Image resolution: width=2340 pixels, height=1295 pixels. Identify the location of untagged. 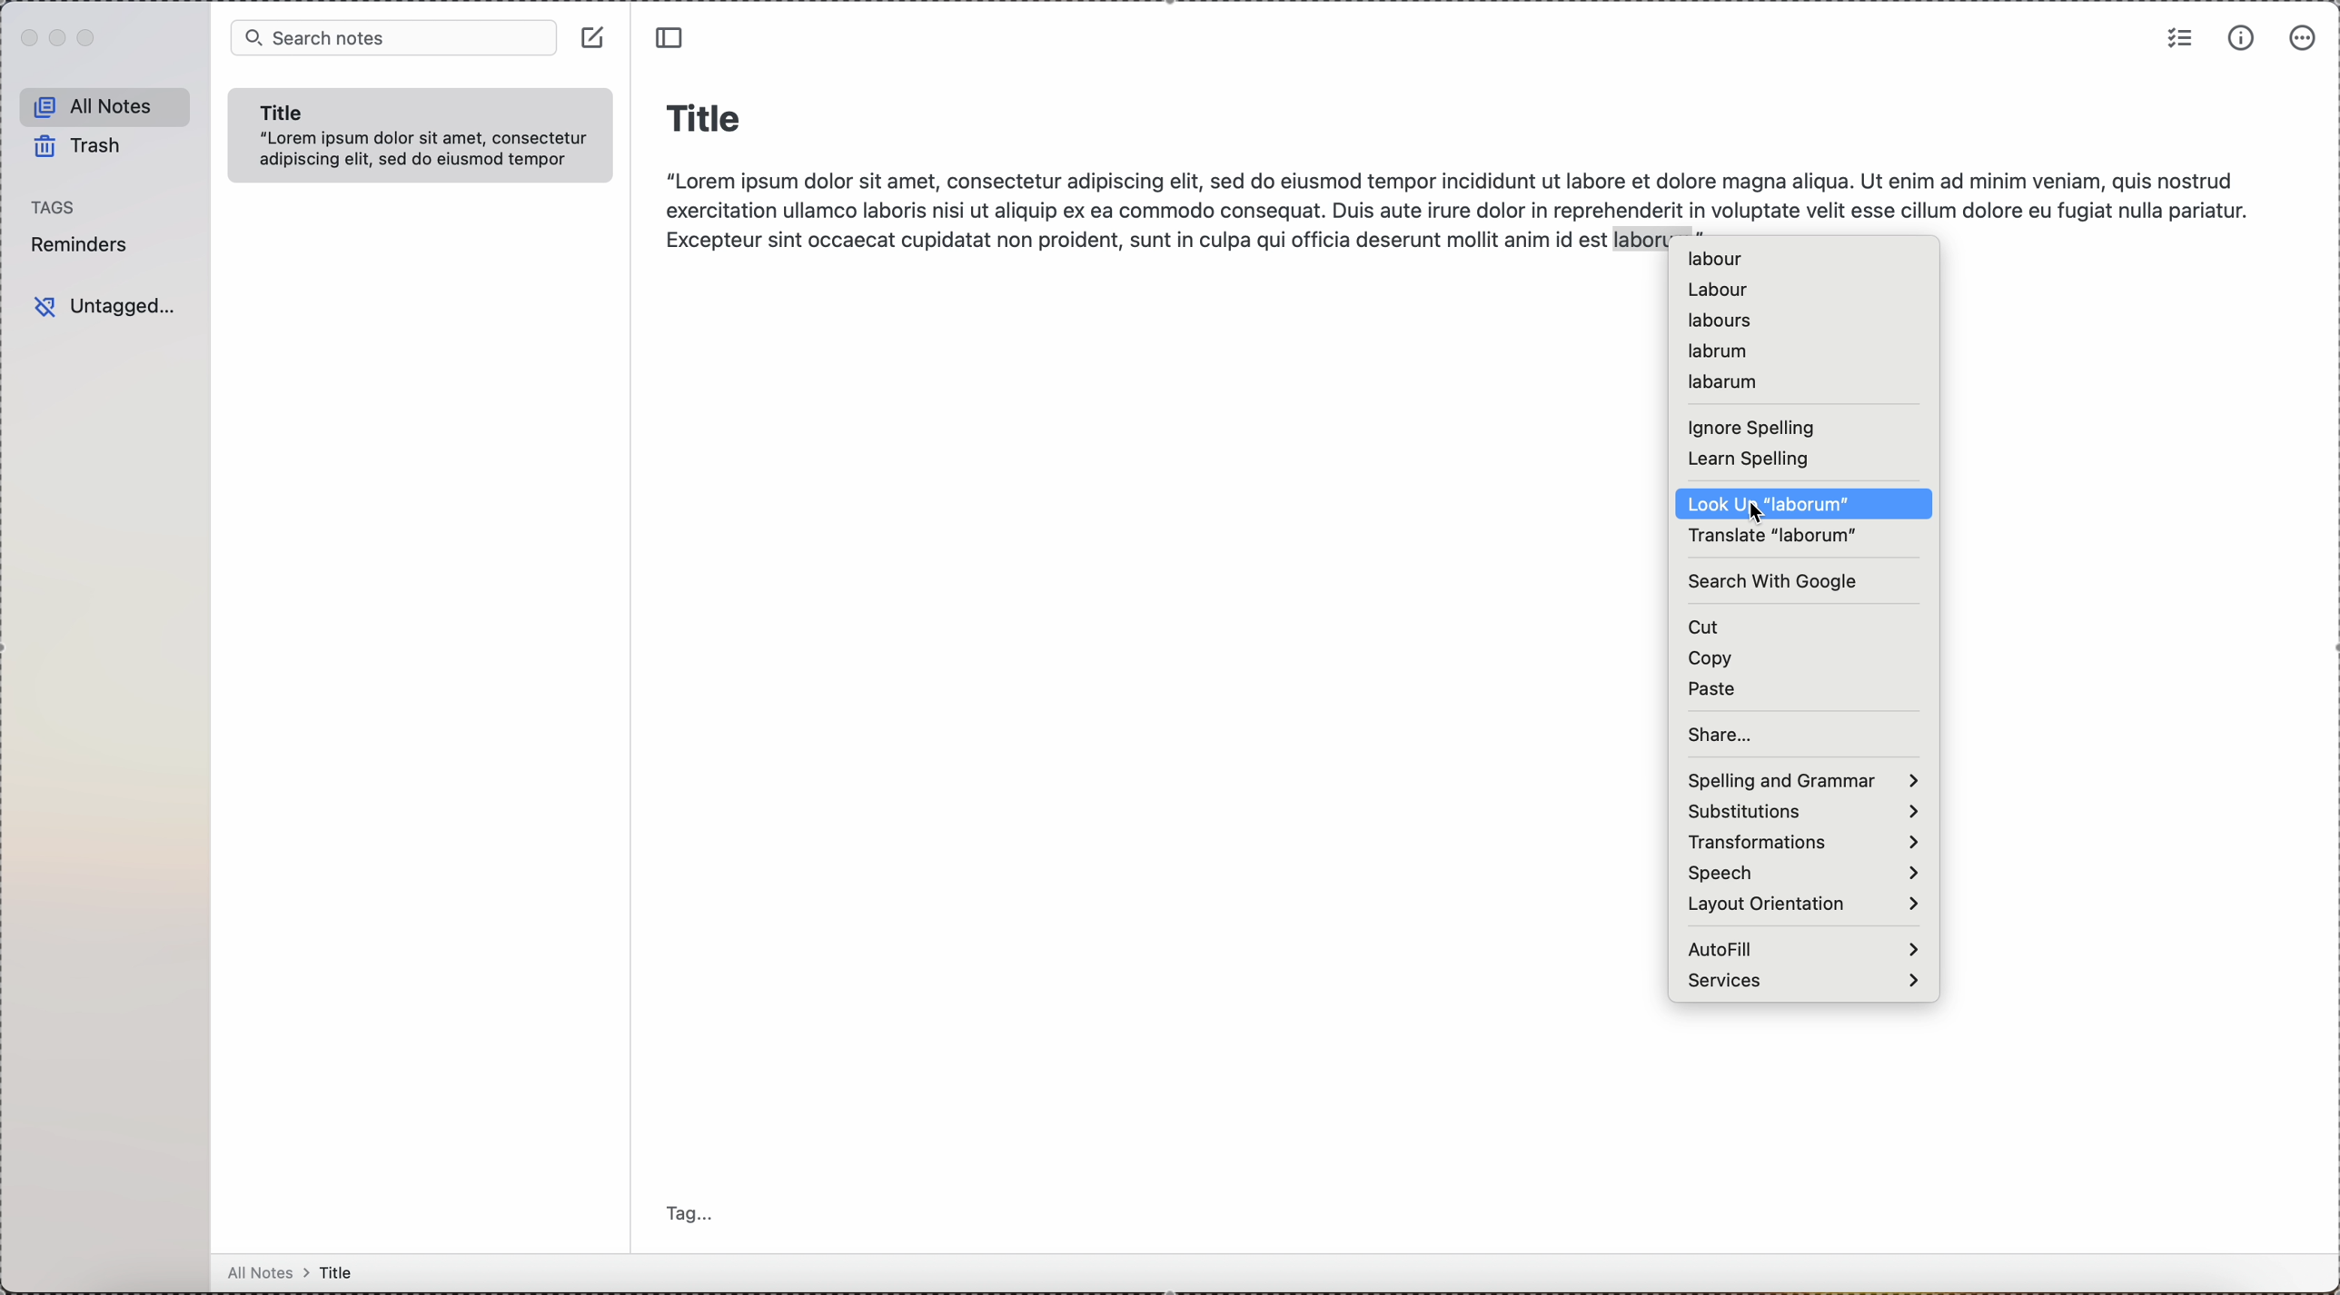
(104, 308).